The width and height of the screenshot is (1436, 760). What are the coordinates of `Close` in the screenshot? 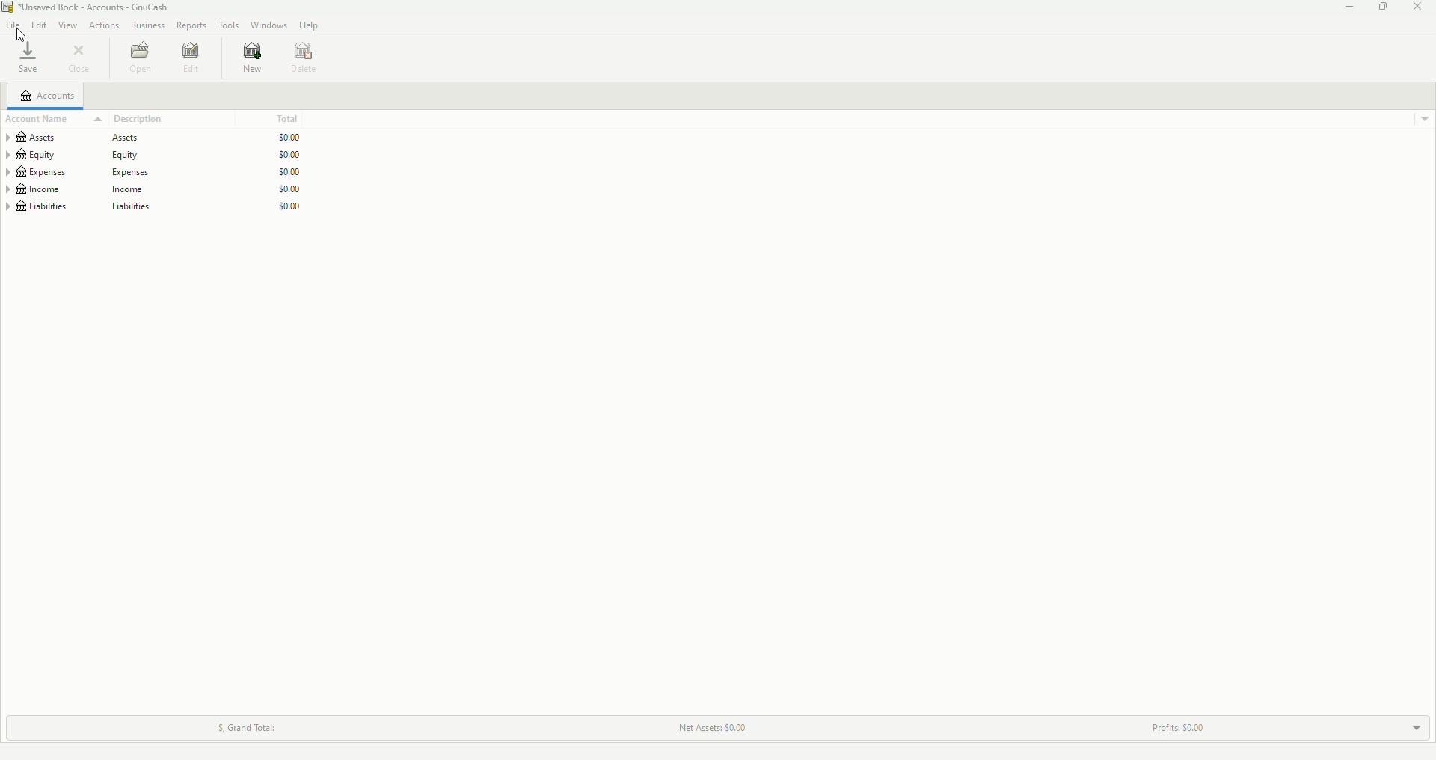 It's located at (1420, 7).